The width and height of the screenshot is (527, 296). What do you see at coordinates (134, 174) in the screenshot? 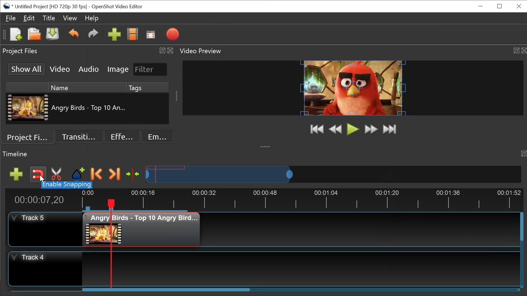
I see `Center the timeline on the playhead` at bounding box center [134, 174].